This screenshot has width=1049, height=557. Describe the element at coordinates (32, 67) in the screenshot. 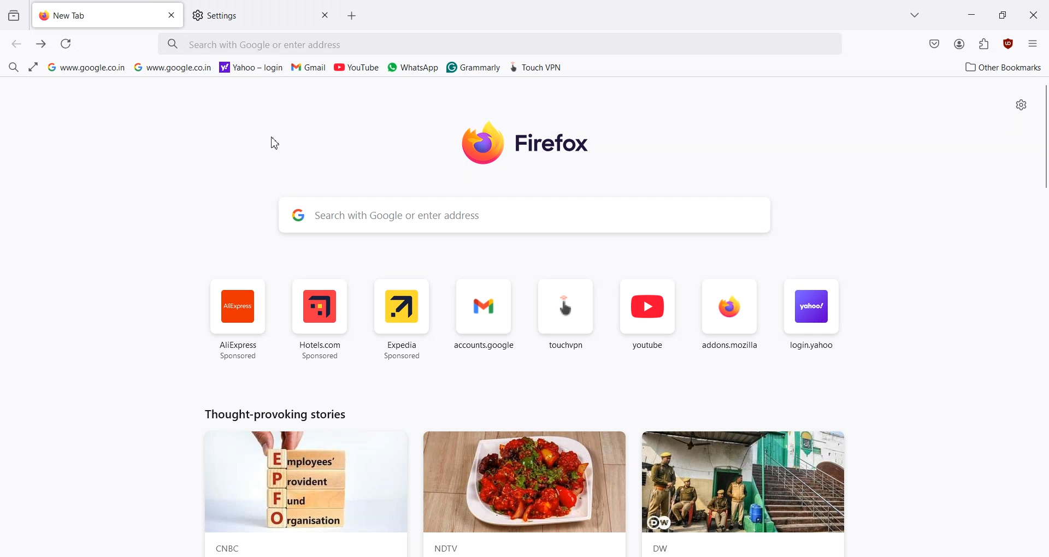

I see `Fullscreen` at that location.